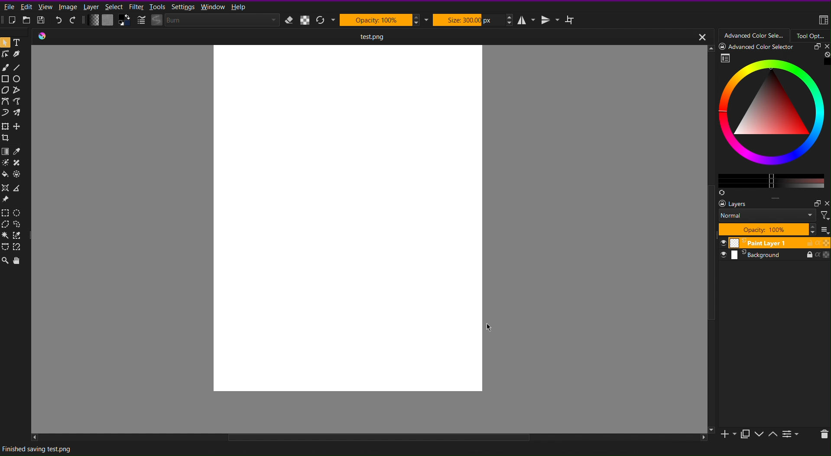 This screenshot has width=831, height=456. What do you see at coordinates (212, 7) in the screenshot?
I see `Window` at bounding box center [212, 7].